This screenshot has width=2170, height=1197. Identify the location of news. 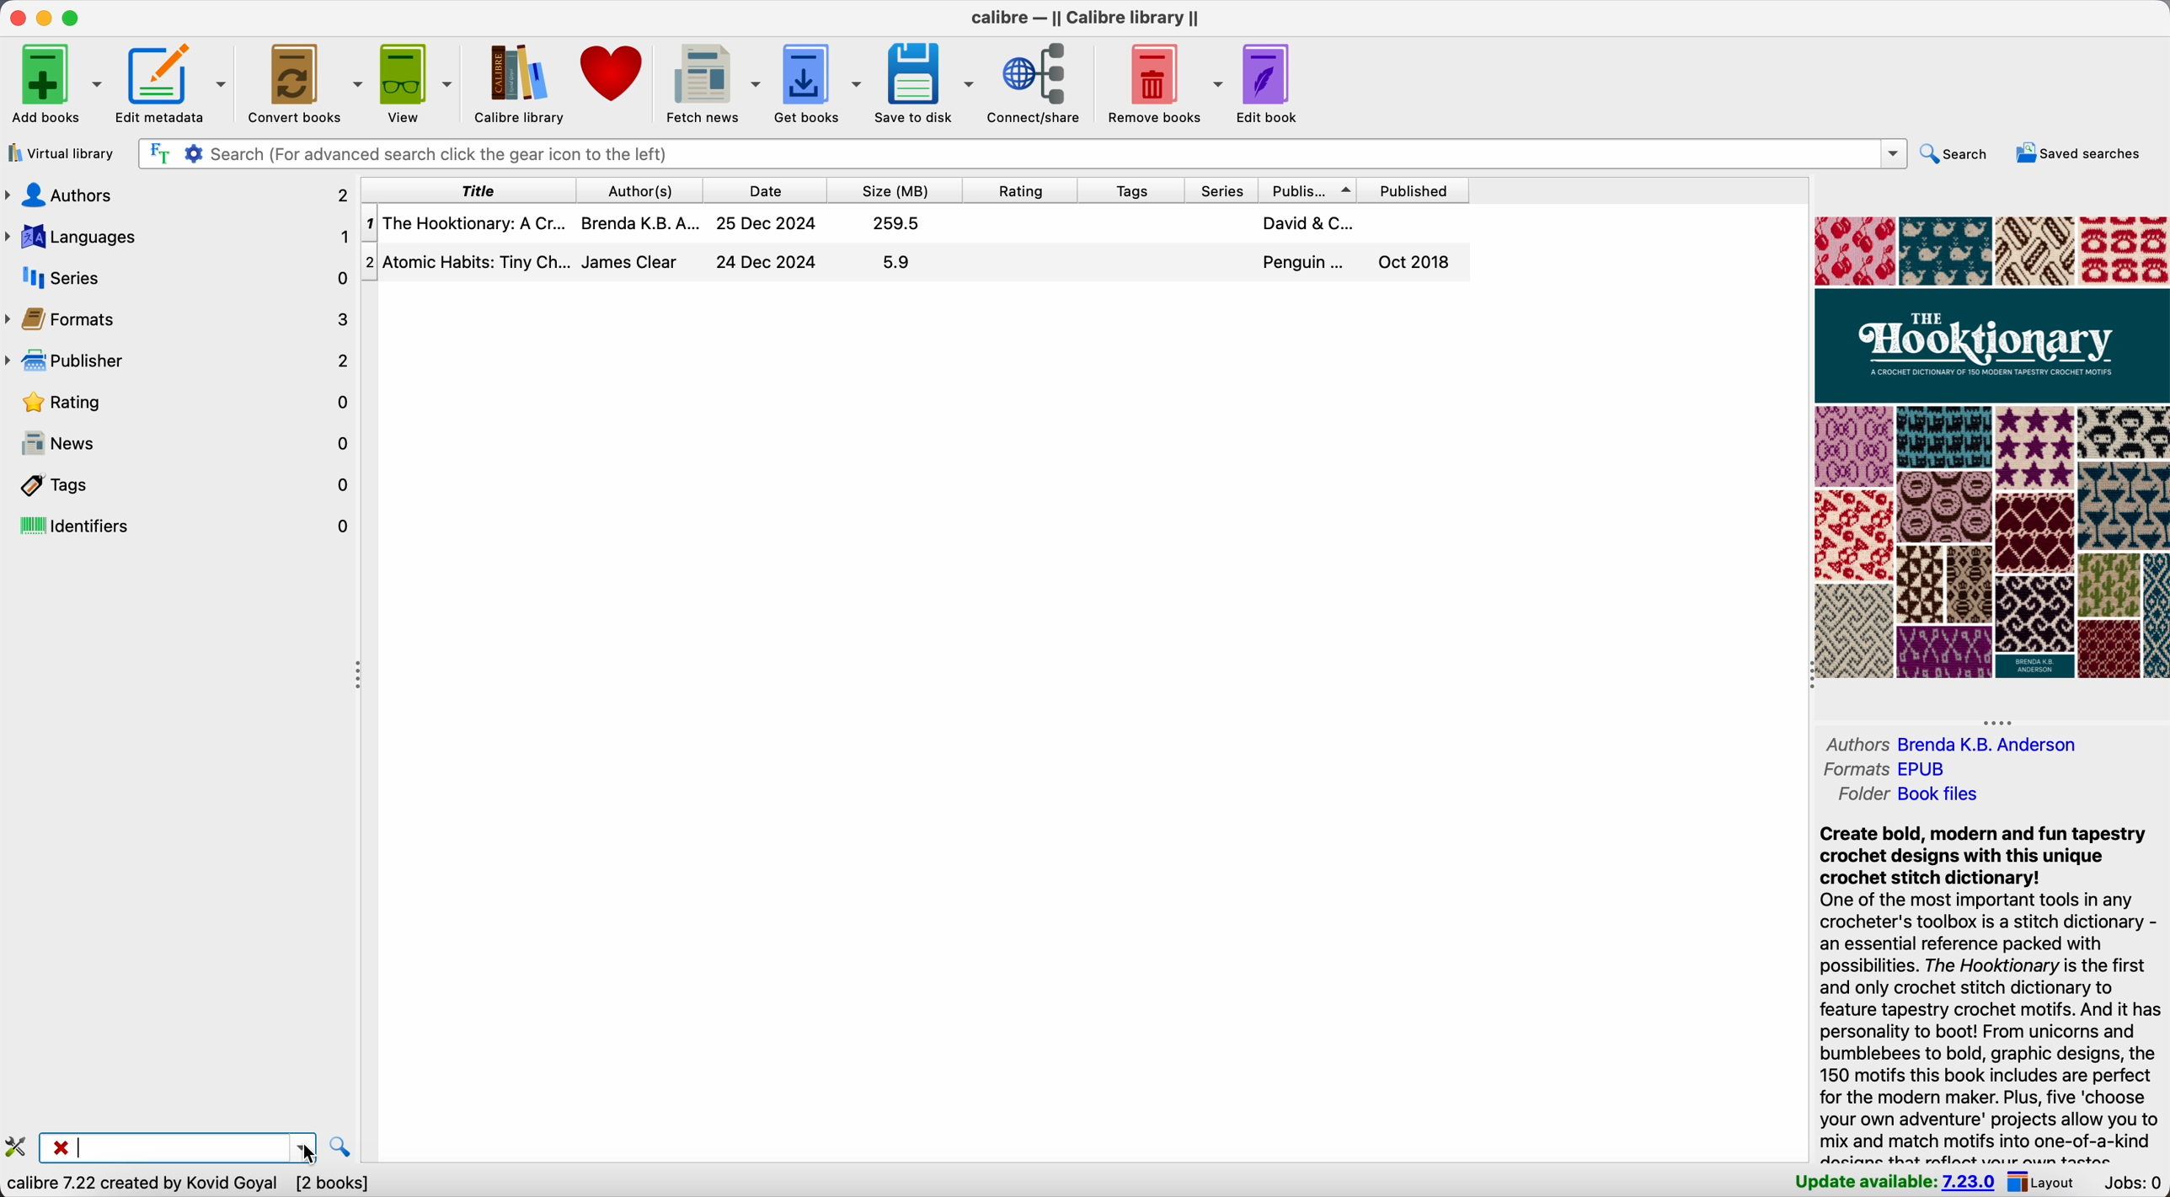
(179, 441).